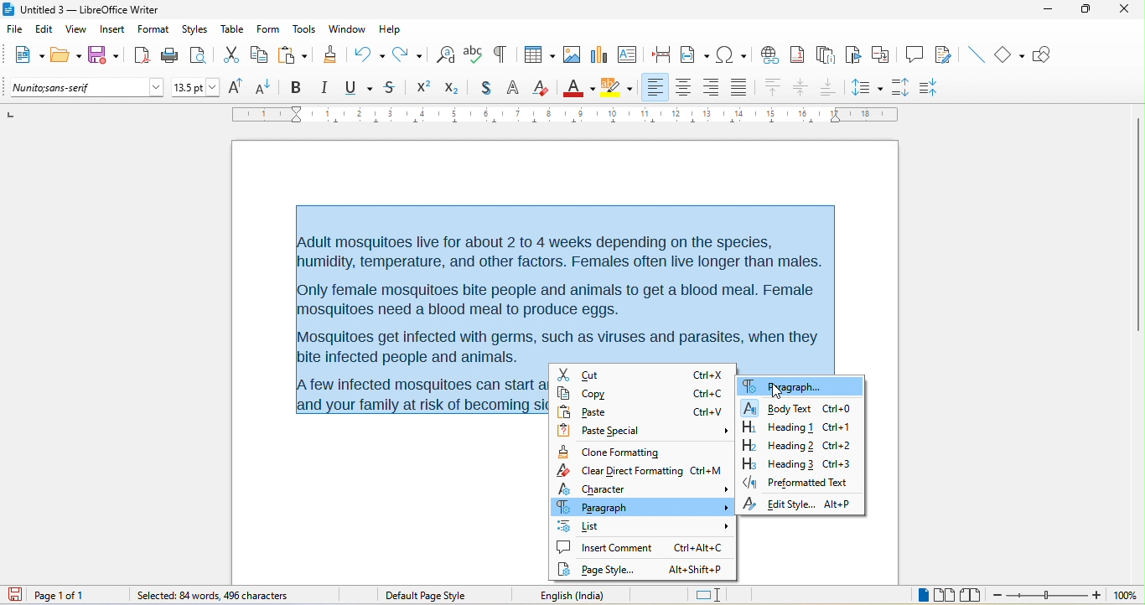  What do you see at coordinates (196, 88) in the screenshot?
I see `font size` at bounding box center [196, 88].